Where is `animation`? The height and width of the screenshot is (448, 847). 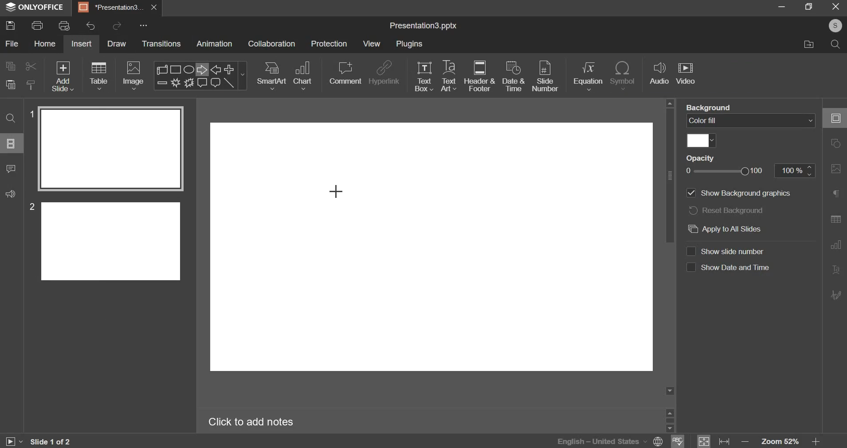
animation is located at coordinates (214, 43).